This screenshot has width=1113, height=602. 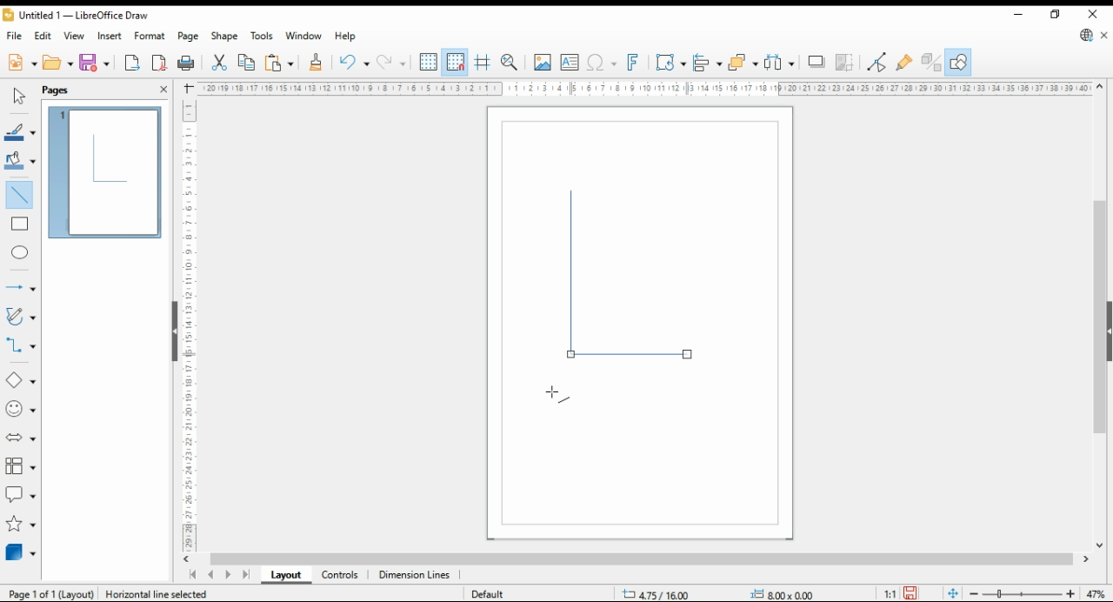 I want to click on zoom slider, so click(x=1023, y=595).